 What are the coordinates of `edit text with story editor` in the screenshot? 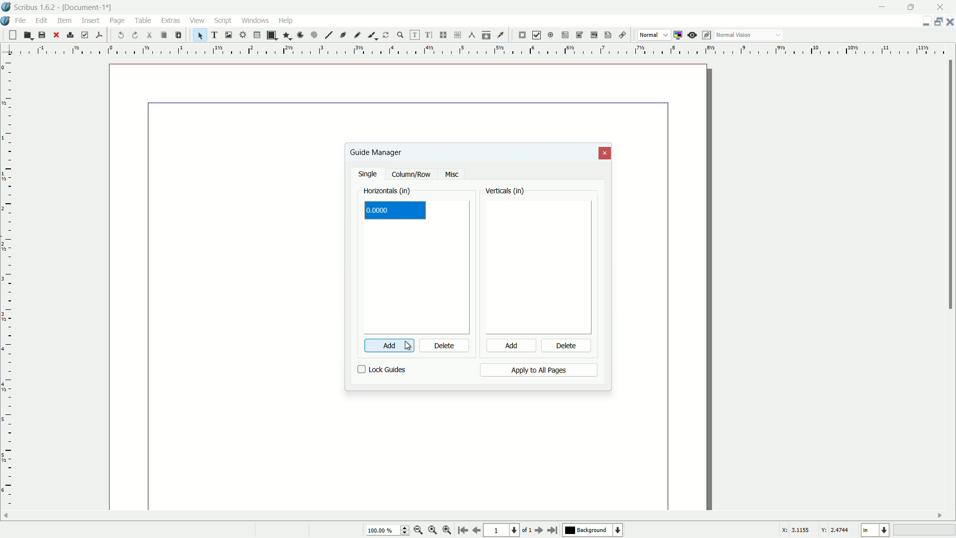 It's located at (429, 35).